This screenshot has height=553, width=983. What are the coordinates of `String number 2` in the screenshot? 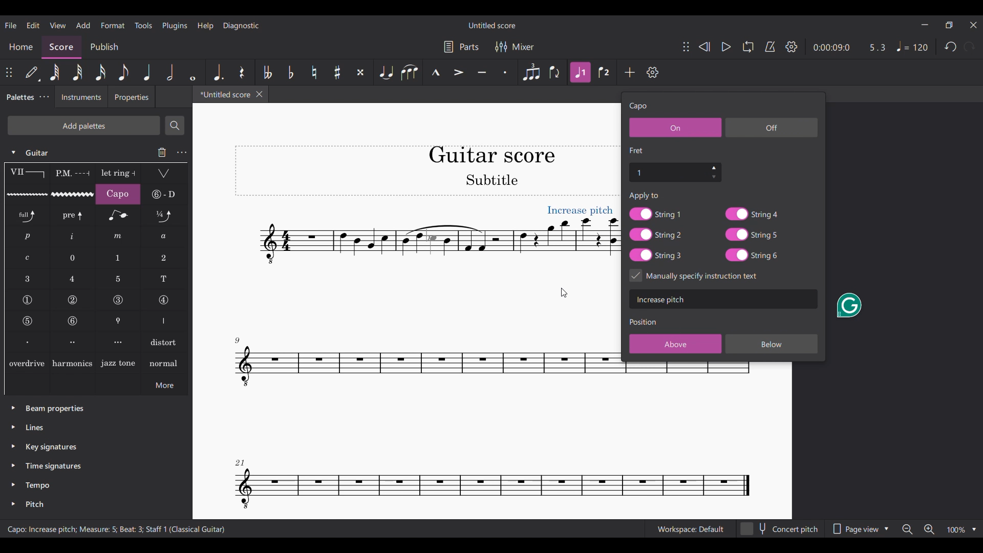 It's located at (73, 300).